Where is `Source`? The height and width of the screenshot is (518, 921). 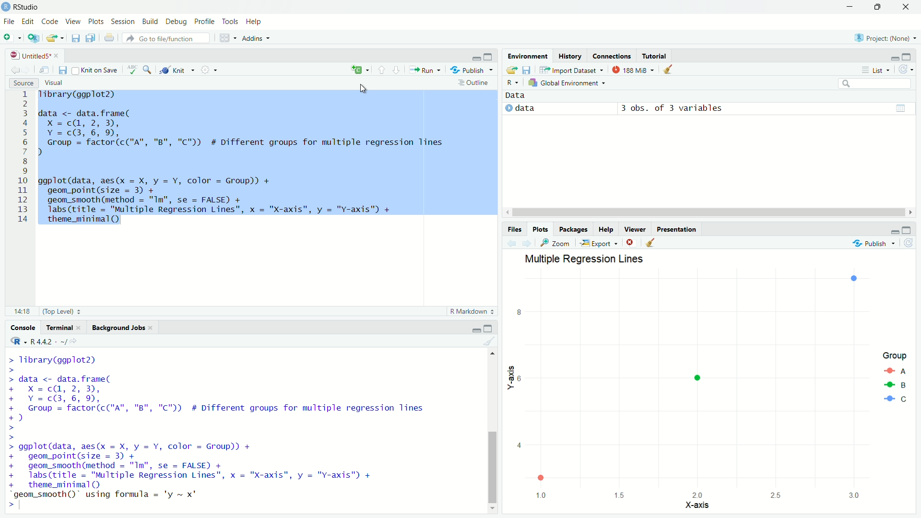
Source is located at coordinates (23, 83).